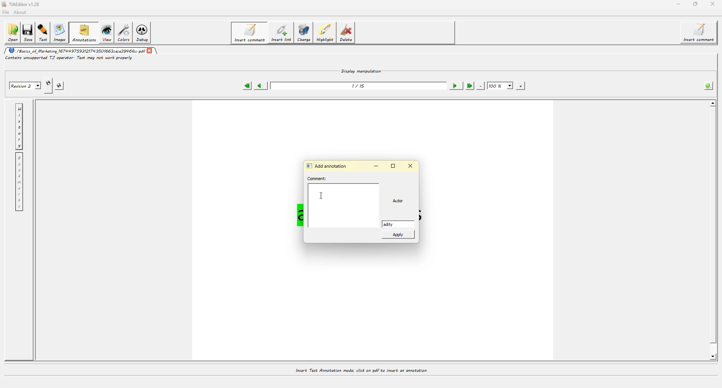 This screenshot has height=388, width=722. I want to click on history, so click(19, 126).